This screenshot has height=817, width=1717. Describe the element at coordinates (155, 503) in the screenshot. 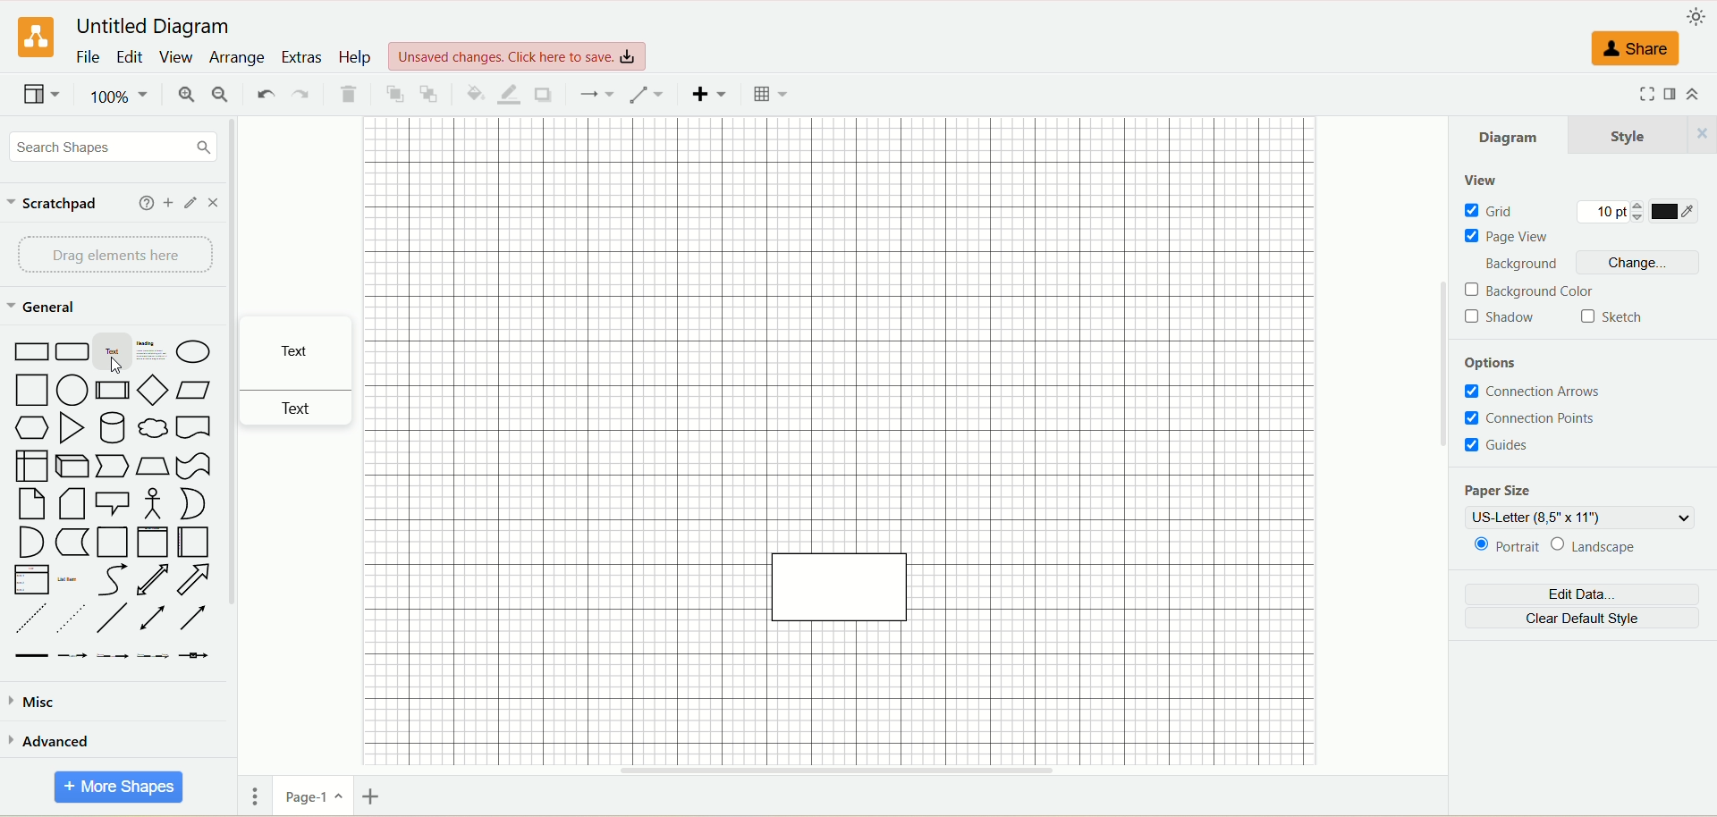

I see `actor` at that location.